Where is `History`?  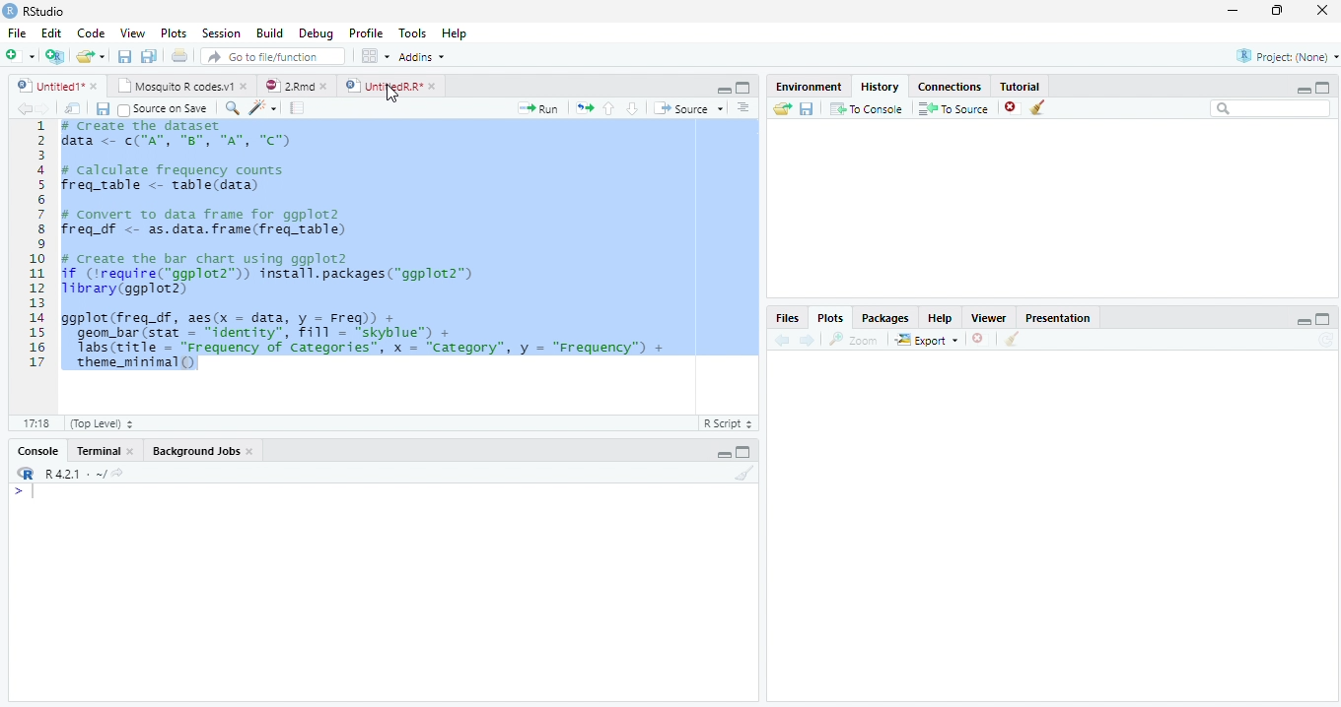 History is located at coordinates (883, 87).